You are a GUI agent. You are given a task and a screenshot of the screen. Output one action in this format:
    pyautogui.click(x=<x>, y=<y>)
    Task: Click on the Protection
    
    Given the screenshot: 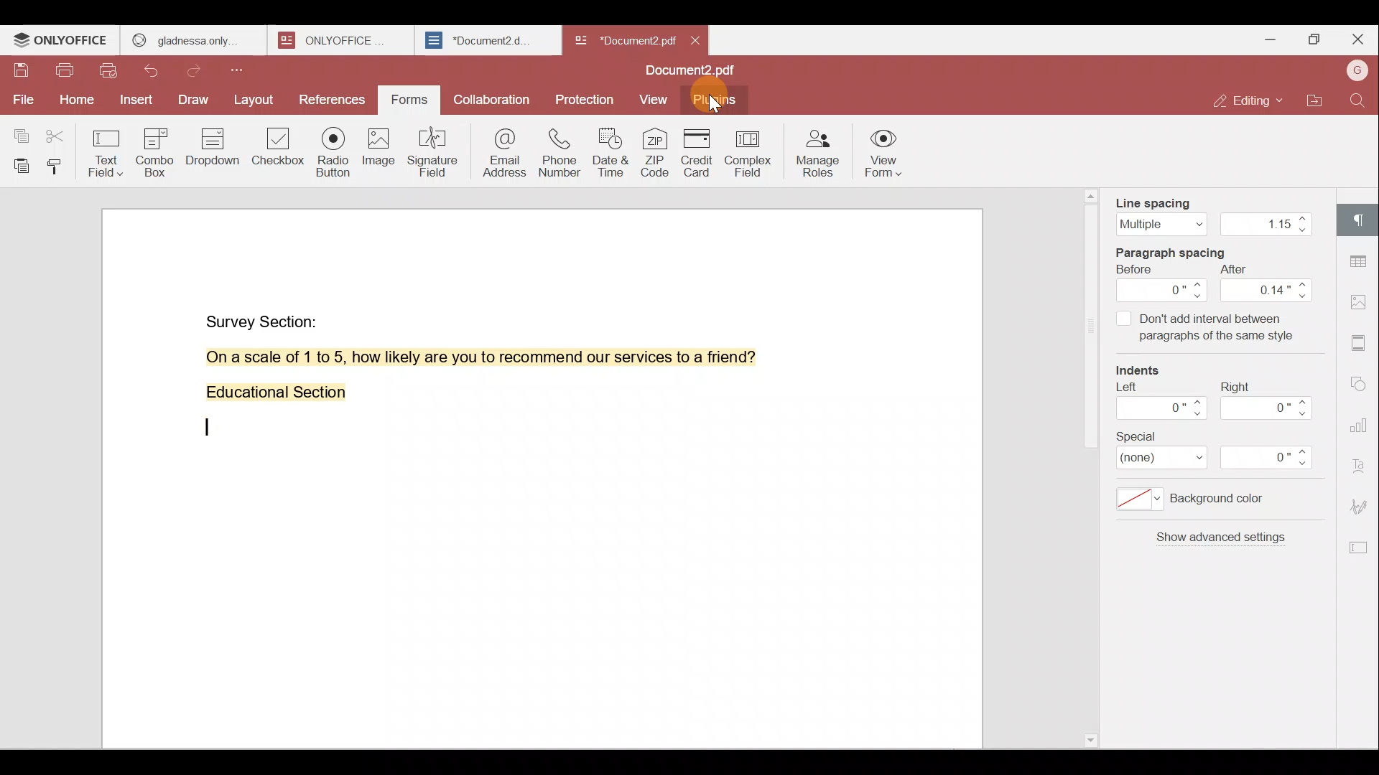 What is the action you would take?
    pyautogui.click(x=588, y=95)
    